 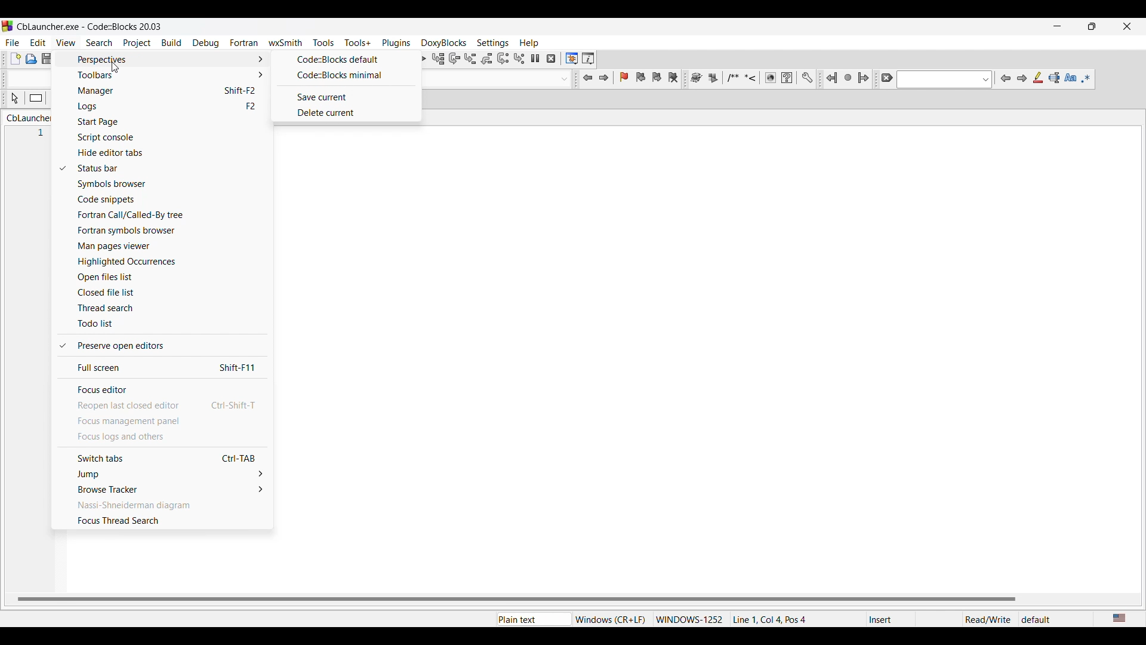 What do you see at coordinates (487, 59) in the screenshot?
I see `Step out` at bounding box center [487, 59].